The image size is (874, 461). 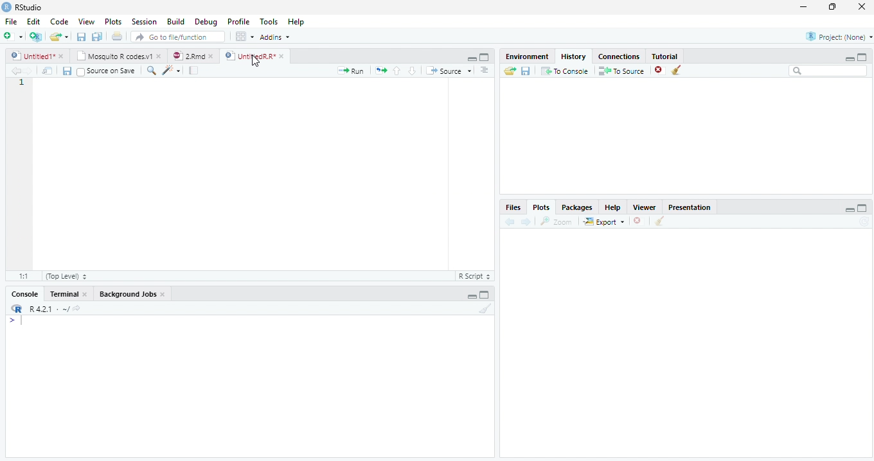 I want to click on Help, so click(x=297, y=21).